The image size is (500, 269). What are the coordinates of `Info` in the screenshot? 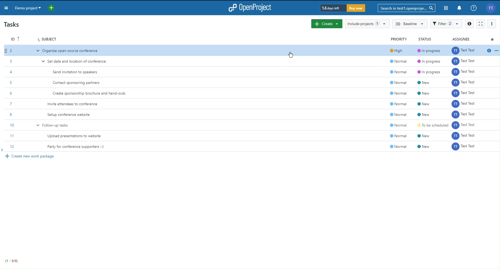 It's located at (470, 24).